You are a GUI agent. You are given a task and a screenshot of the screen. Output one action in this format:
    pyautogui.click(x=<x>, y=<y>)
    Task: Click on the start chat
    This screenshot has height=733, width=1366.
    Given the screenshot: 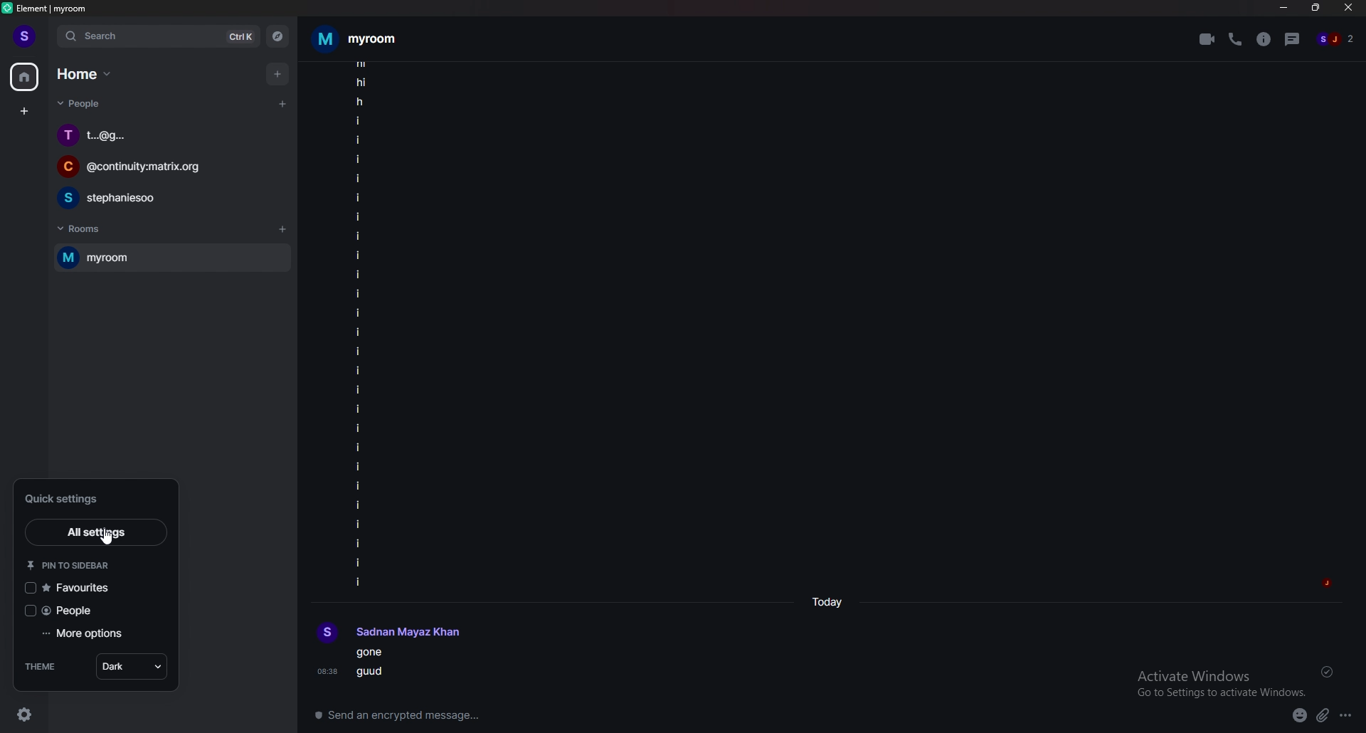 What is the action you would take?
    pyautogui.click(x=282, y=103)
    